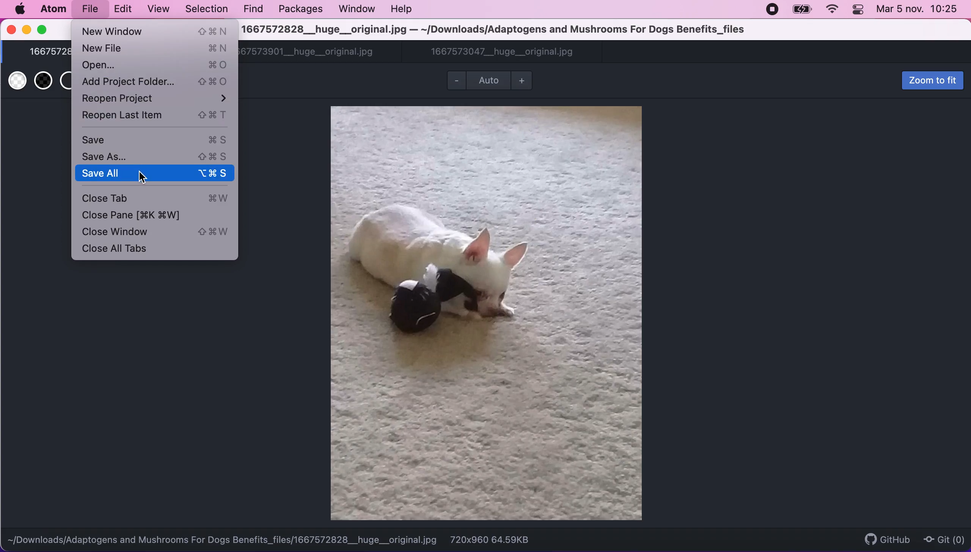 This screenshot has width=971, height=552. Describe the element at coordinates (207, 9) in the screenshot. I see `selection` at that location.